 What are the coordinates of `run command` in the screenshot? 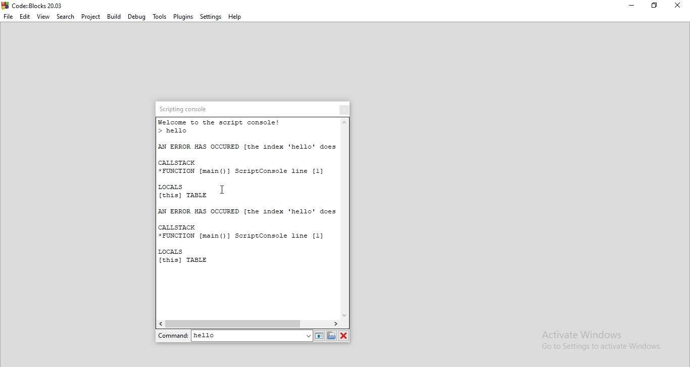 It's located at (320, 336).